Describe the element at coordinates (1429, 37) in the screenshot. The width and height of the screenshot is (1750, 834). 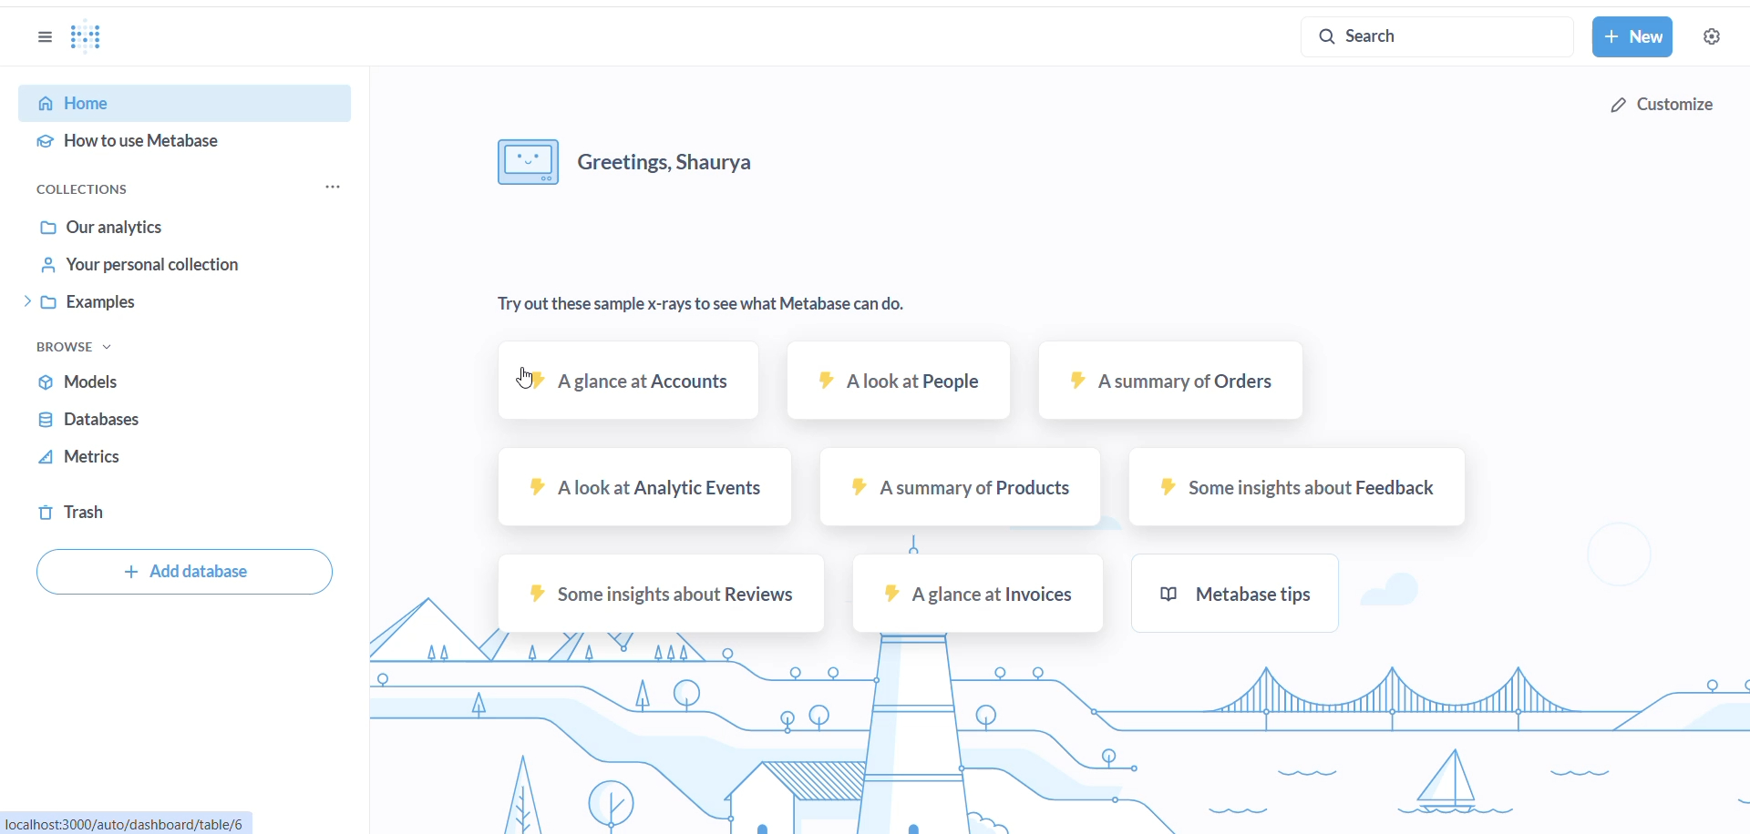
I see `search bar` at that location.